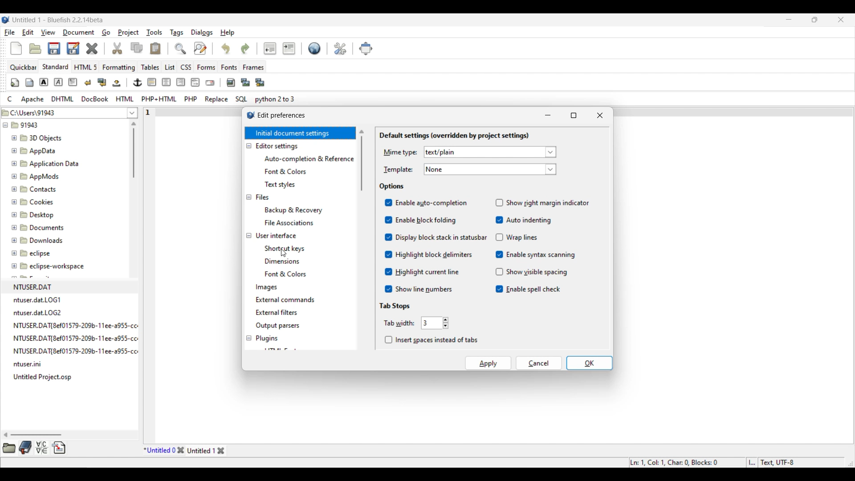 The height and width of the screenshot is (481, 855). What do you see at coordinates (315, 48) in the screenshot?
I see `Default settings` at bounding box center [315, 48].